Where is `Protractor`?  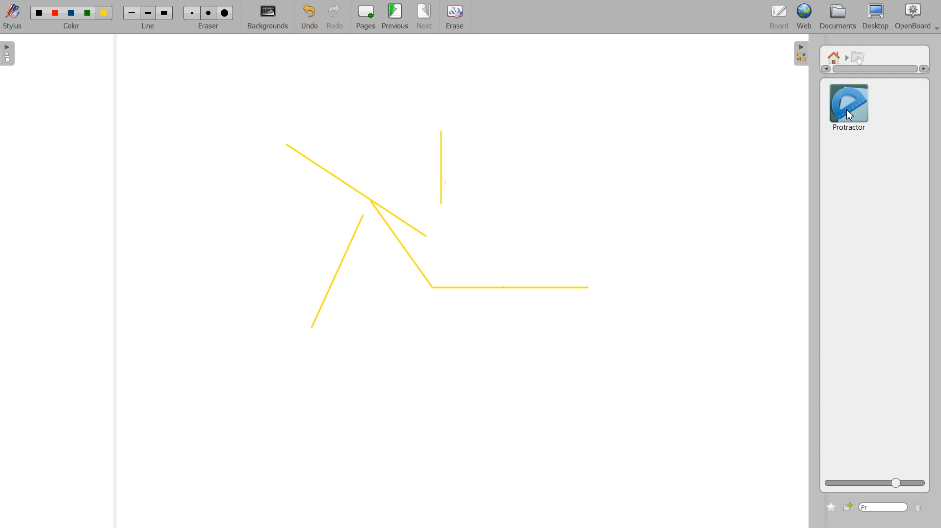 Protractor is located at coordinates (849, 106).